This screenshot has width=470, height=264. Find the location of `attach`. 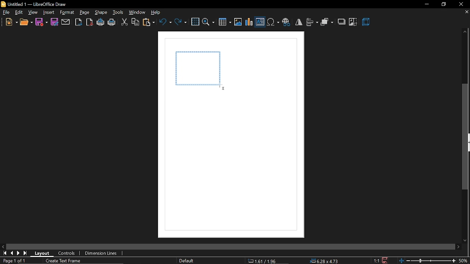

attach is located at coordinates (66, 22).